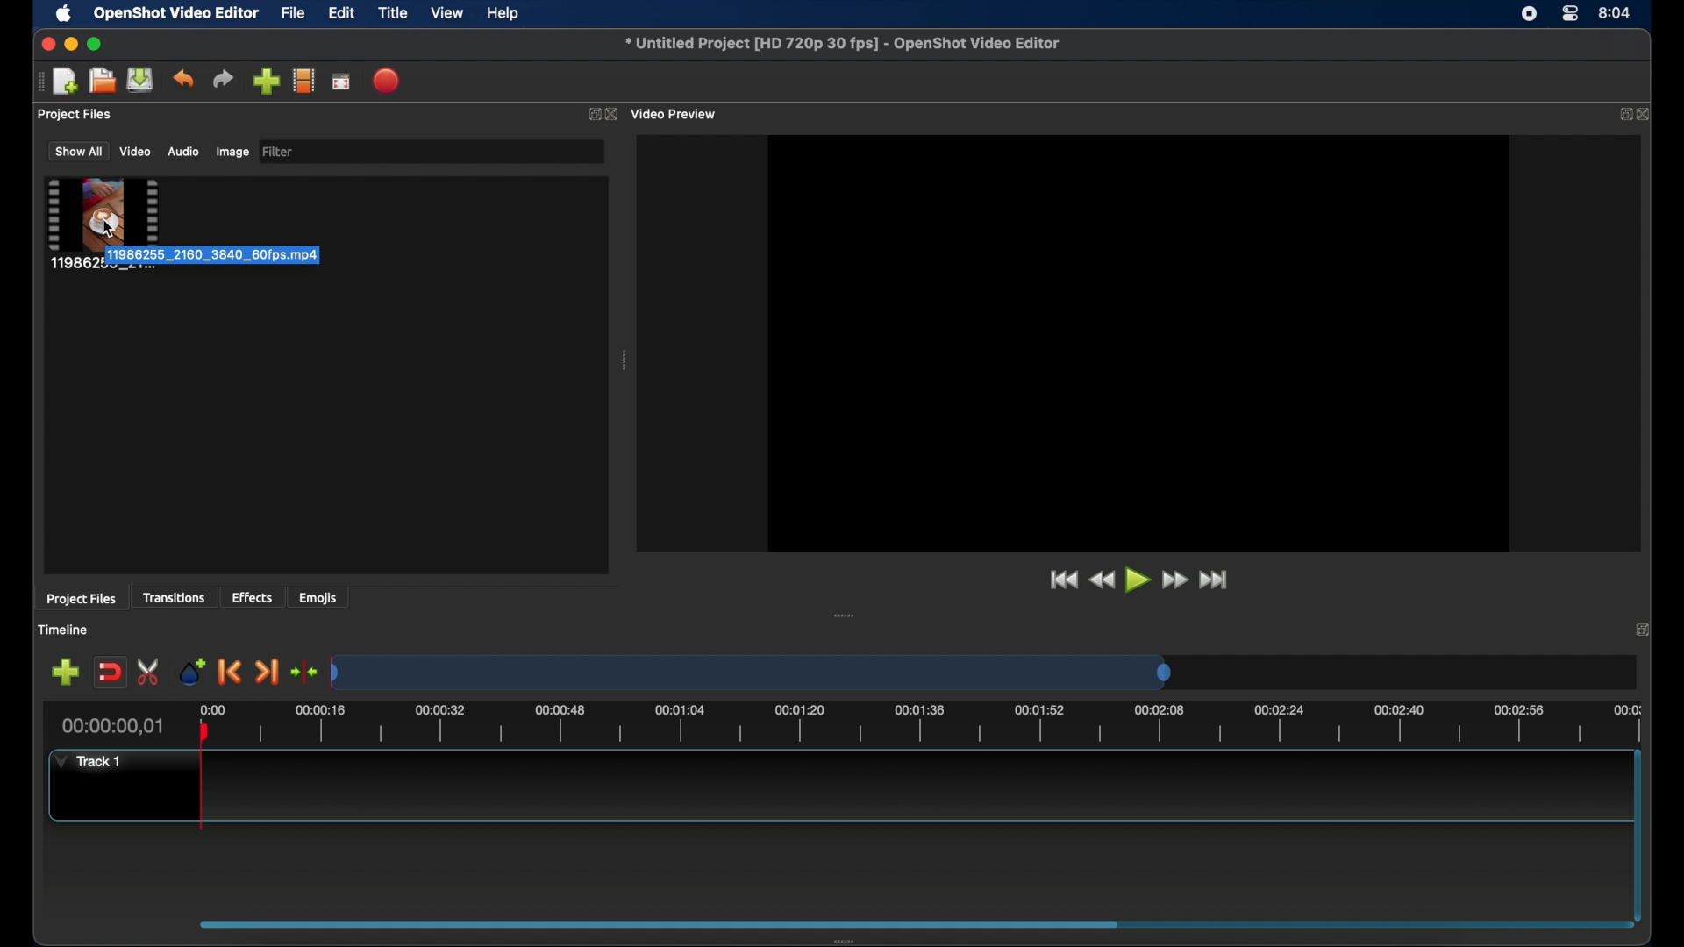 Image resolution: width=1684 pixels, height=947 pixels. What do you see at coordinates (102, 81) in the screenshot?
I see `open project` at bounding box center [102, 81].